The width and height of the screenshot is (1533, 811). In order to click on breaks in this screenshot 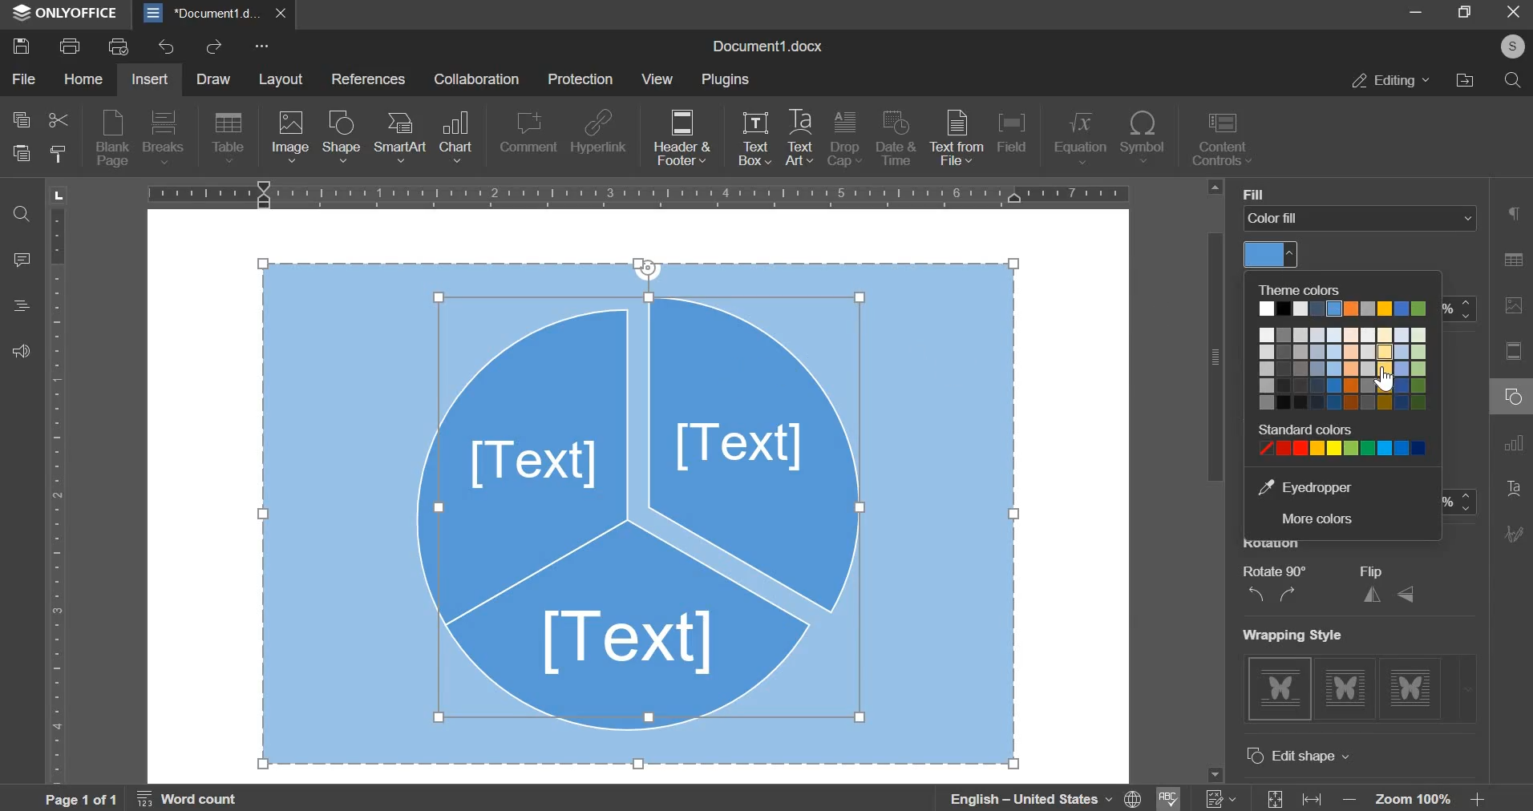, I will do `click(164, 137)`.